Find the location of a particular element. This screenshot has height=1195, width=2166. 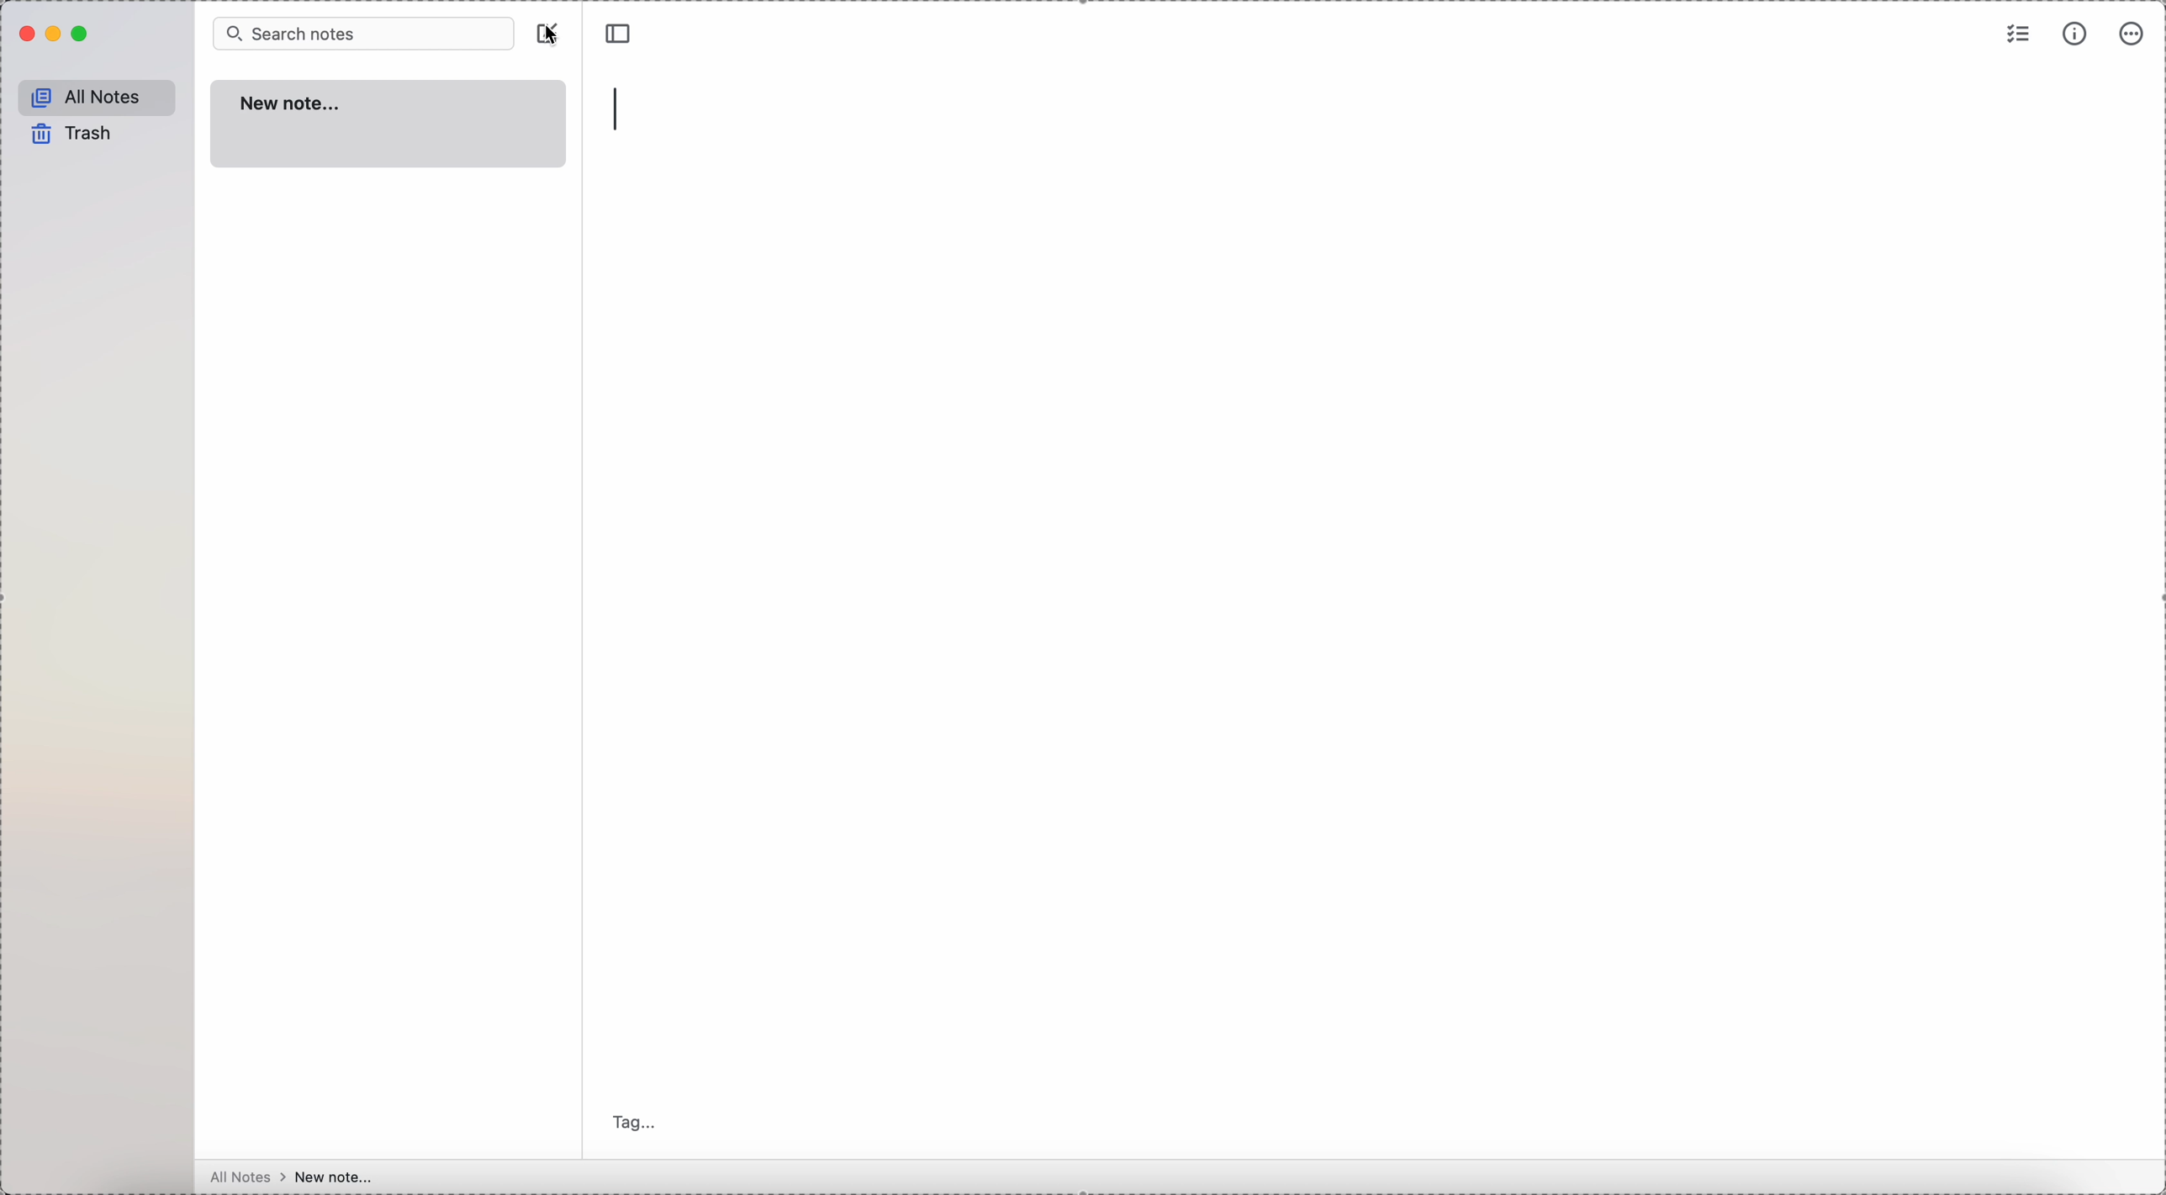

trash is located at coordinates (69, 135).